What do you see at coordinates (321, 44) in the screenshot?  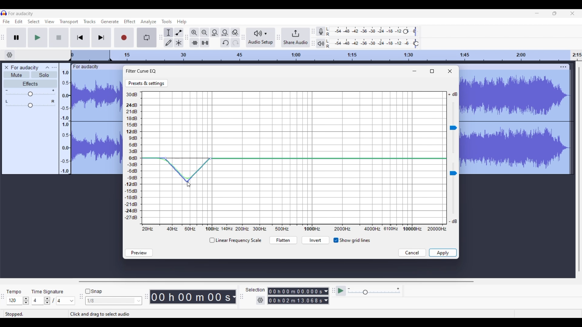 I see `Playback meter` at bounding box center [321, 44].